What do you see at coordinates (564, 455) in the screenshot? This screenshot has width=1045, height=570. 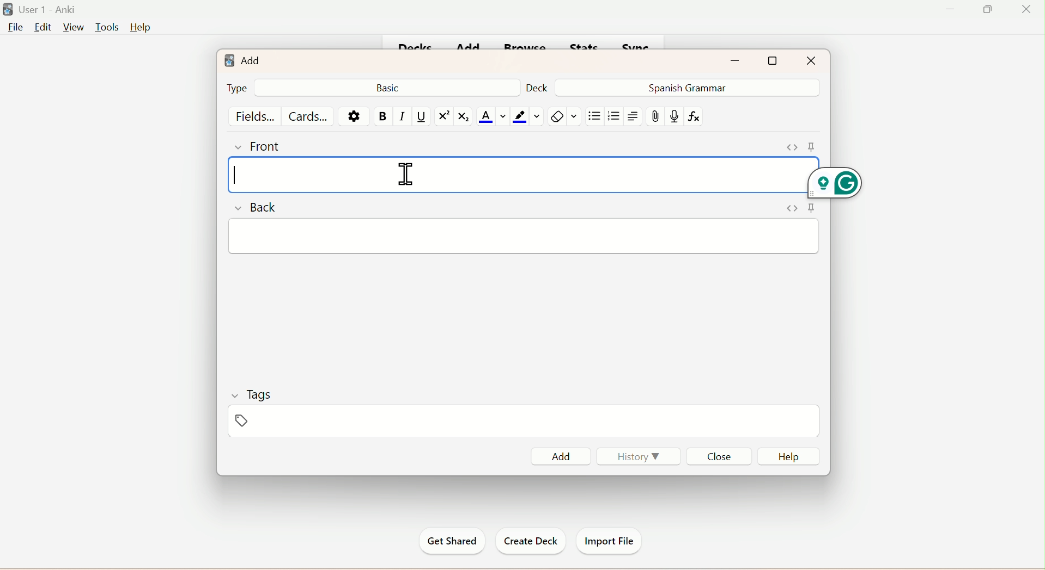 I see `Add` at bounding box center [564, 455].